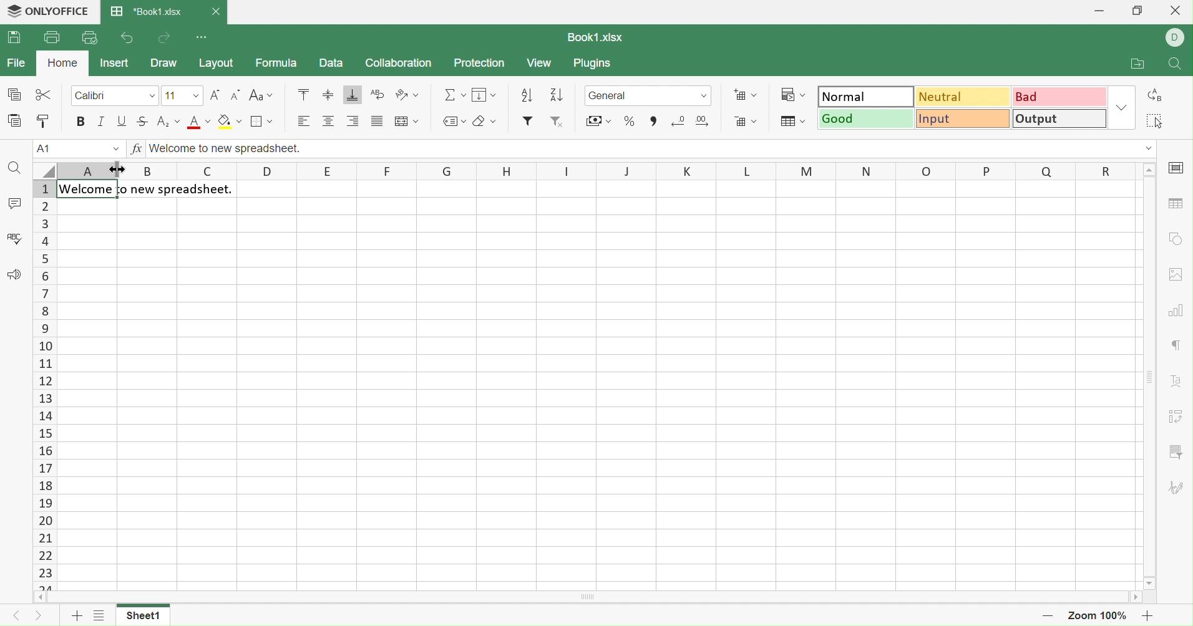 The width and height of the screenshot is (1193, 626). What do you see at coordinates (598, 120) in the screenshot?
I see `Accounting style` at bounding box center [598, 120].